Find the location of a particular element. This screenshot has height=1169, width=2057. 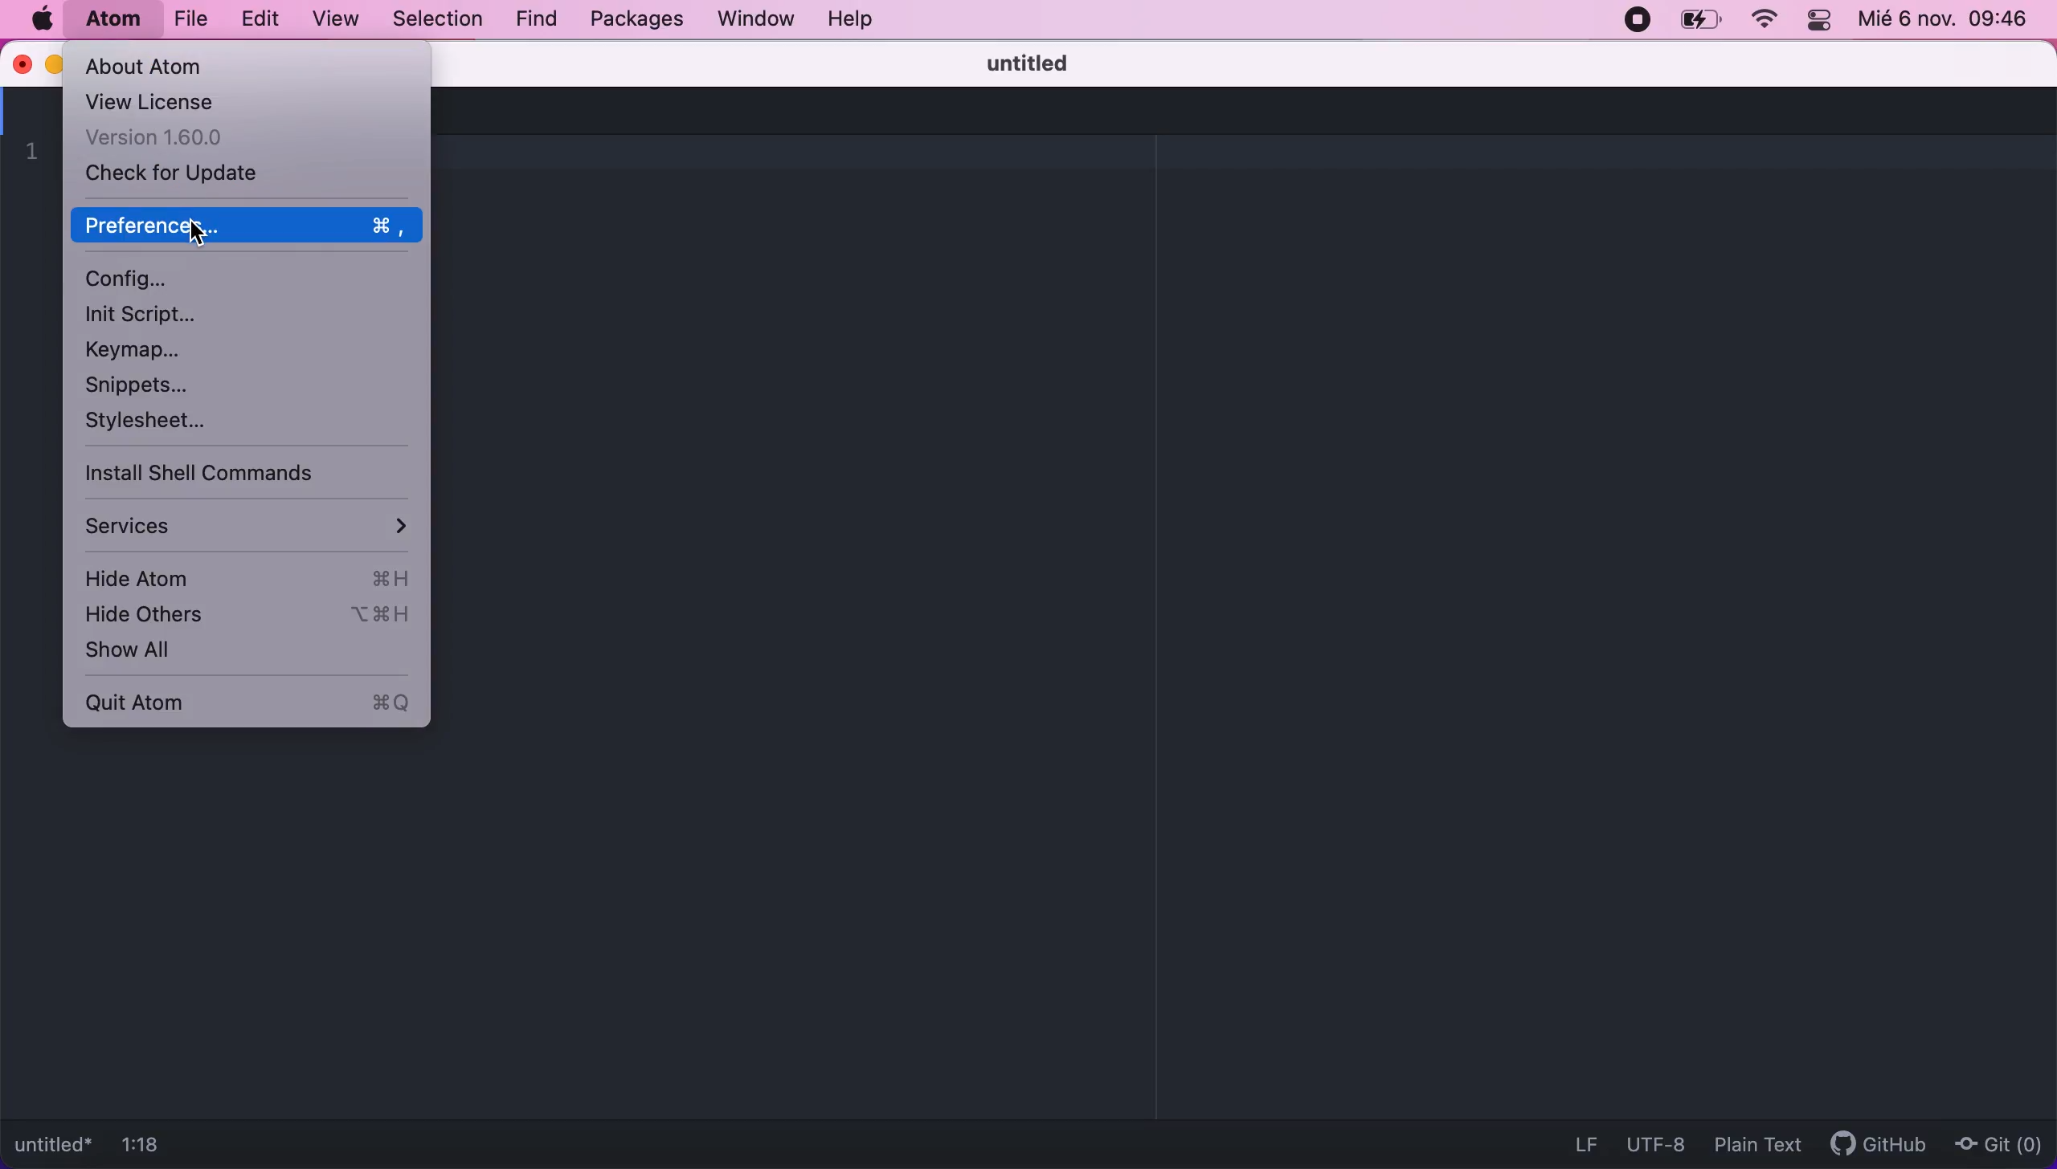

keymap is located at coordinates (145, 349).